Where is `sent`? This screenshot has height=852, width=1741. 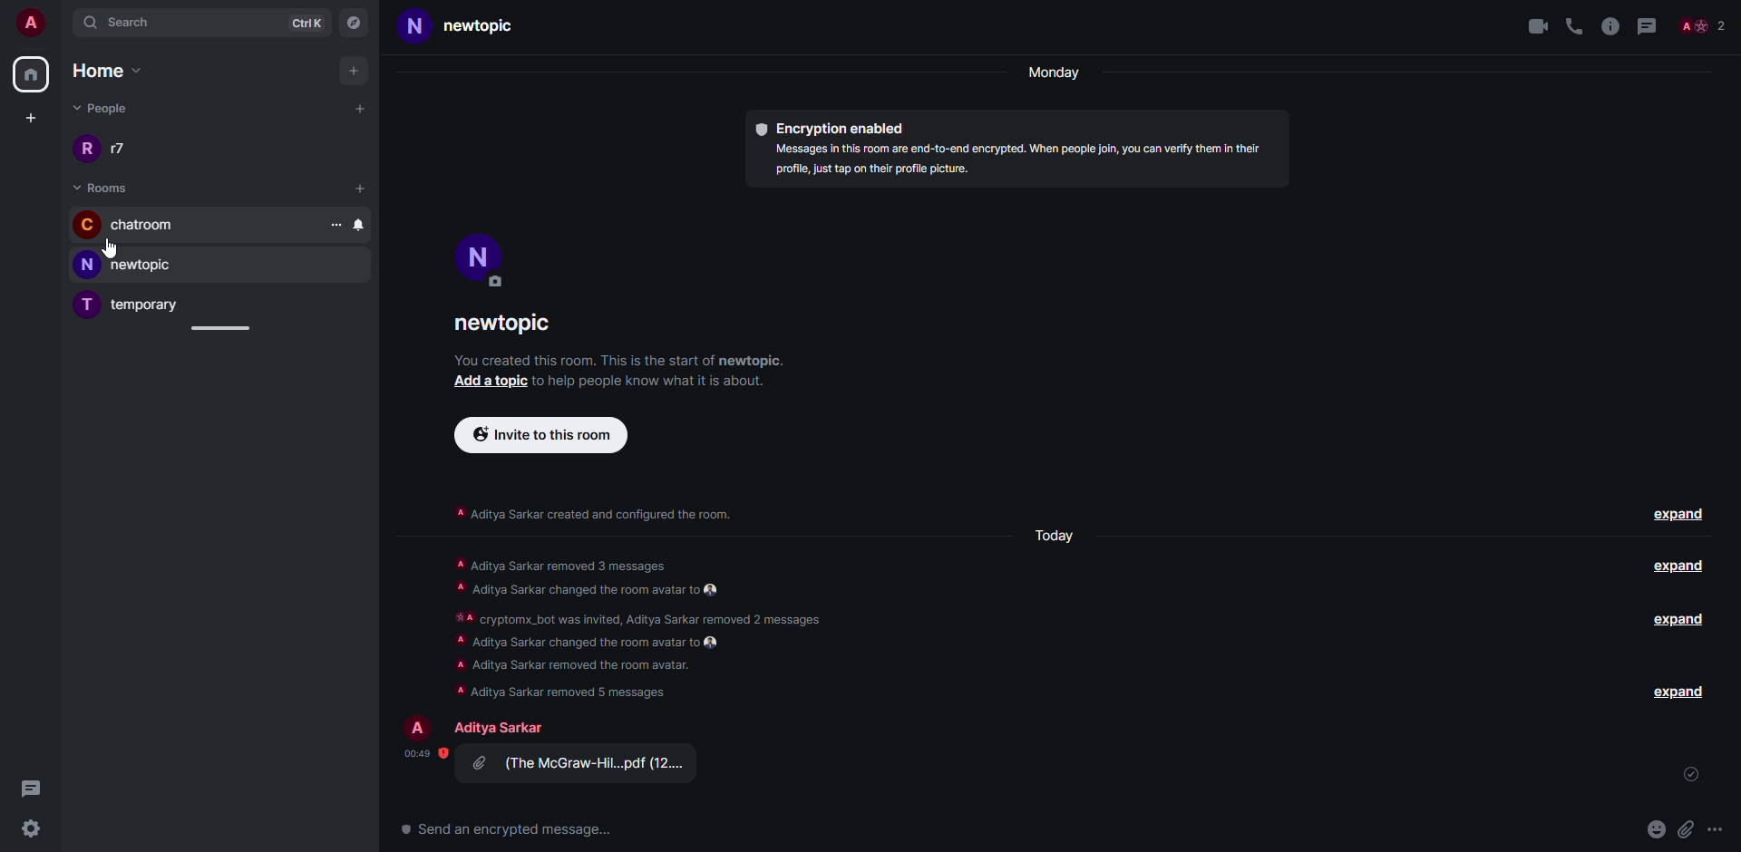 sent is located at coordinates (1690, 773).